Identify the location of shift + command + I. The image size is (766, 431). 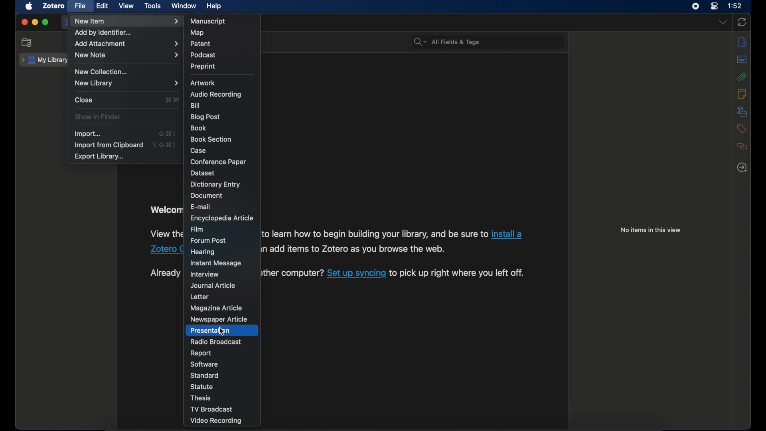
(167, 133).